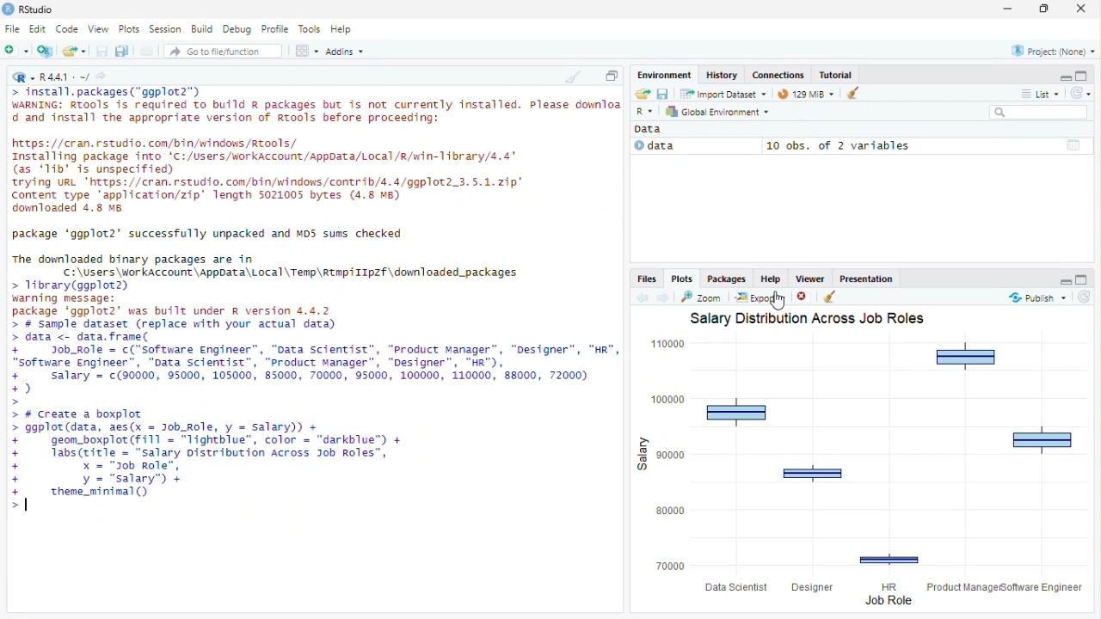 The image size is (1101, 619). I want to click on Clear objects from the workspace, so click(855, 94).